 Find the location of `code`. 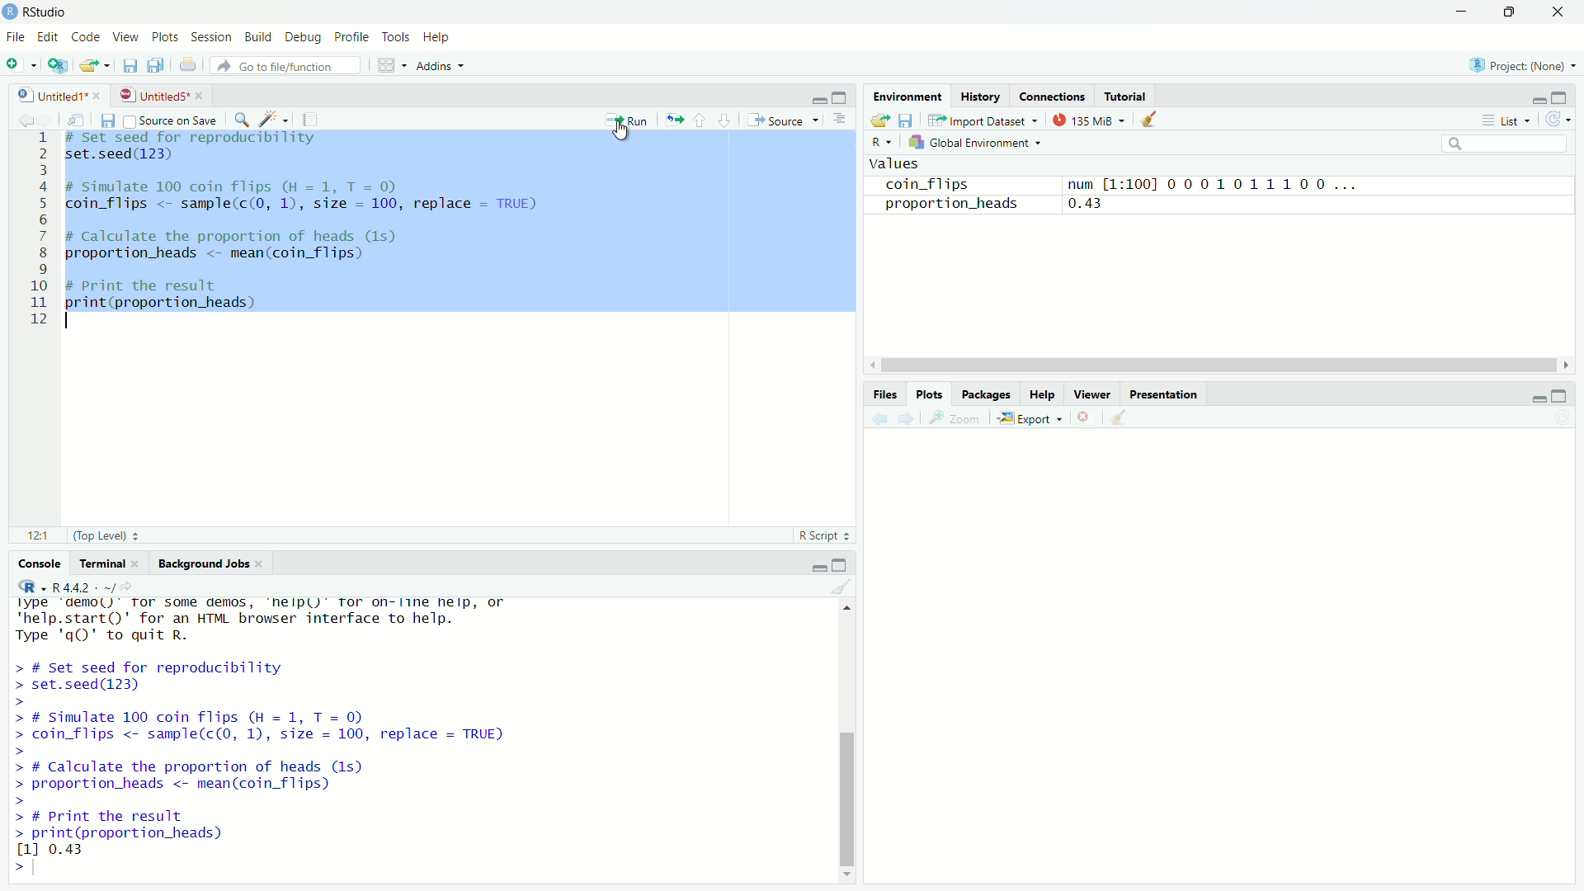

code is located at coordinates (87, 36).